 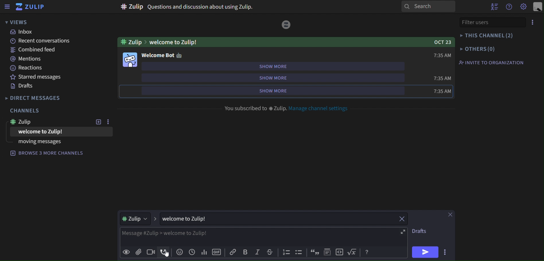 What do you see at coordinates (450, 214) in the screenshot?
I see `close` at bounding box center [450, 214].